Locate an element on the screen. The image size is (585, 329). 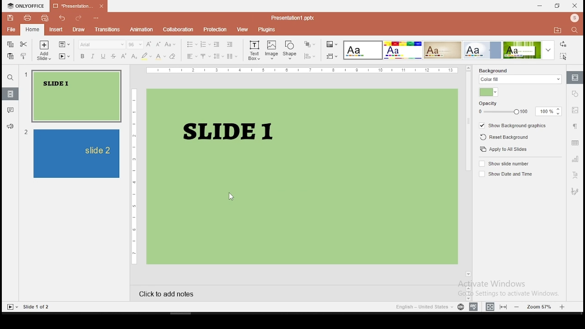
add slide is located at coordinates (44, 45).